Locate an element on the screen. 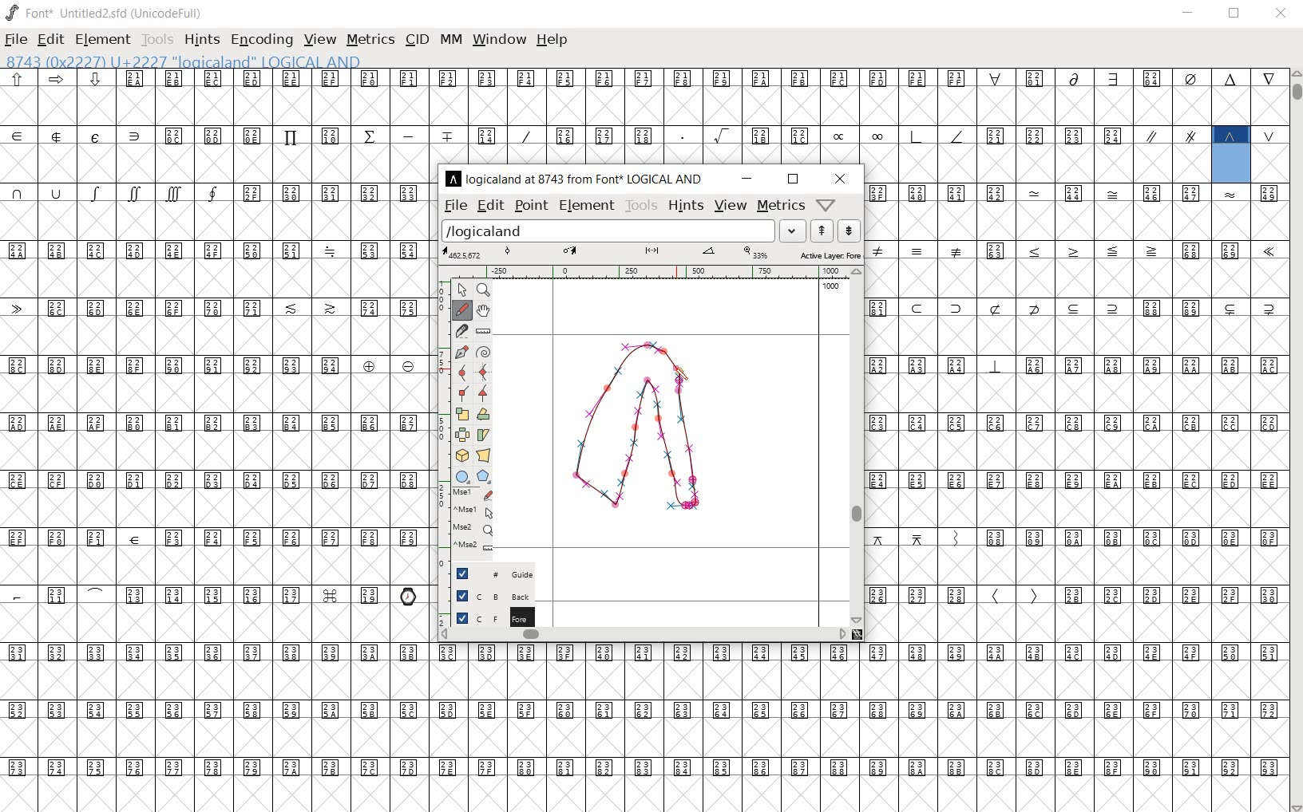 The width and height of the screenshot is (1303, 812). add a curve point always either horizontal or vertical is located at coordinates (484, 371).